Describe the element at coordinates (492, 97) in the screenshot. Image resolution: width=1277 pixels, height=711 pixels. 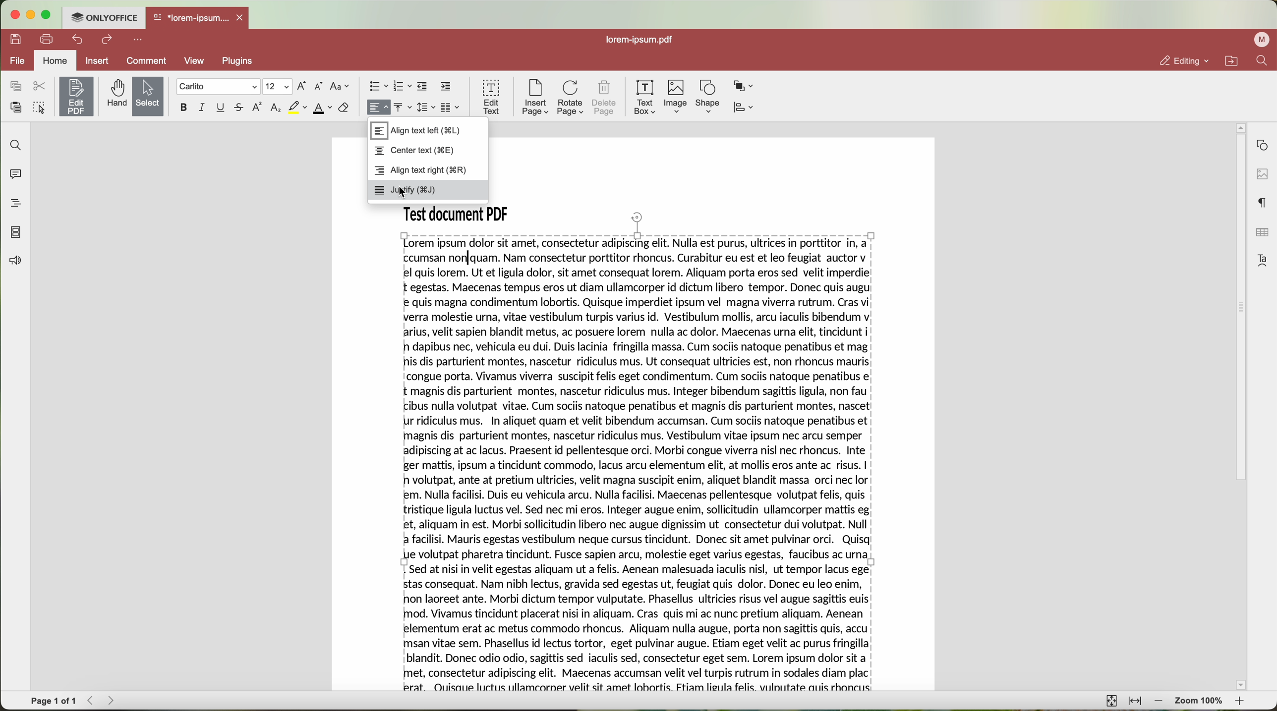
I see `edit text` at that location.